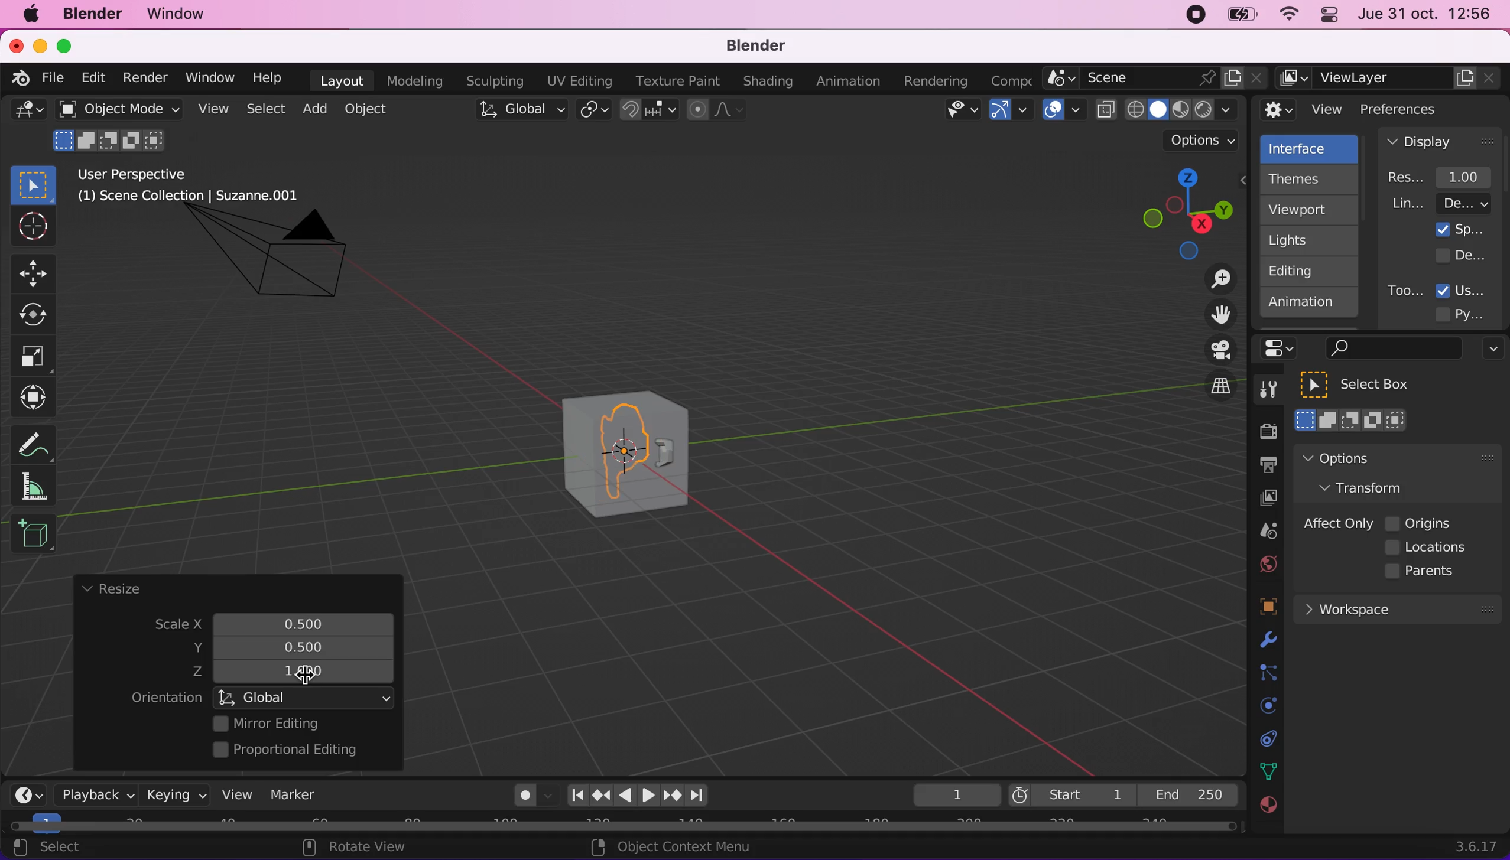  Describe the element at coordinates (209, 77) in the screenshot. I see `window` at that location.